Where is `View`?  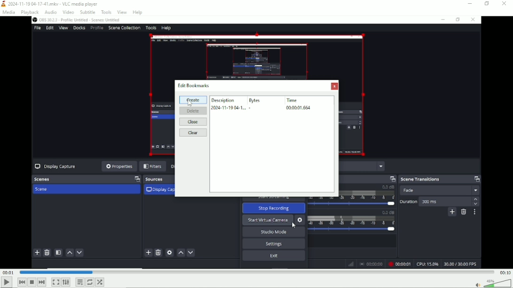
View is located at coordinates (121, 12).